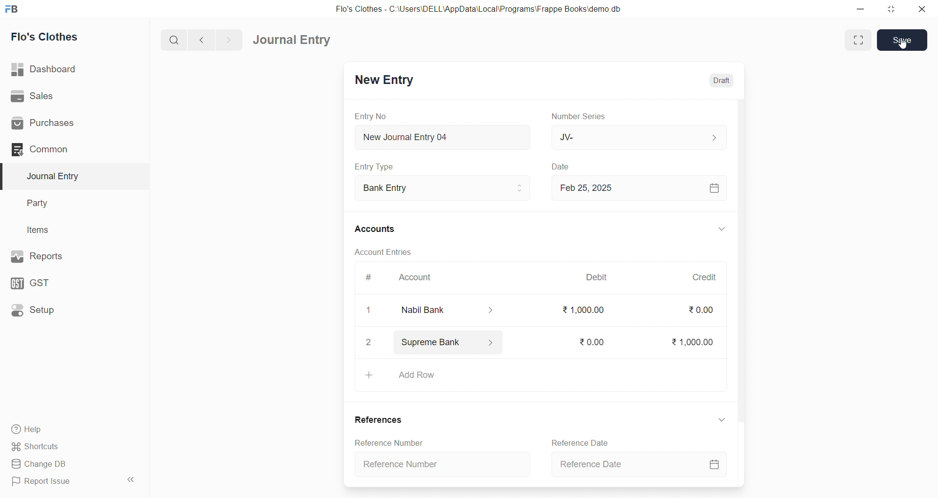  What do you see at coordinates (597, 278) in the screenshot?
I see `Debit` at bounding box center [597, 278].